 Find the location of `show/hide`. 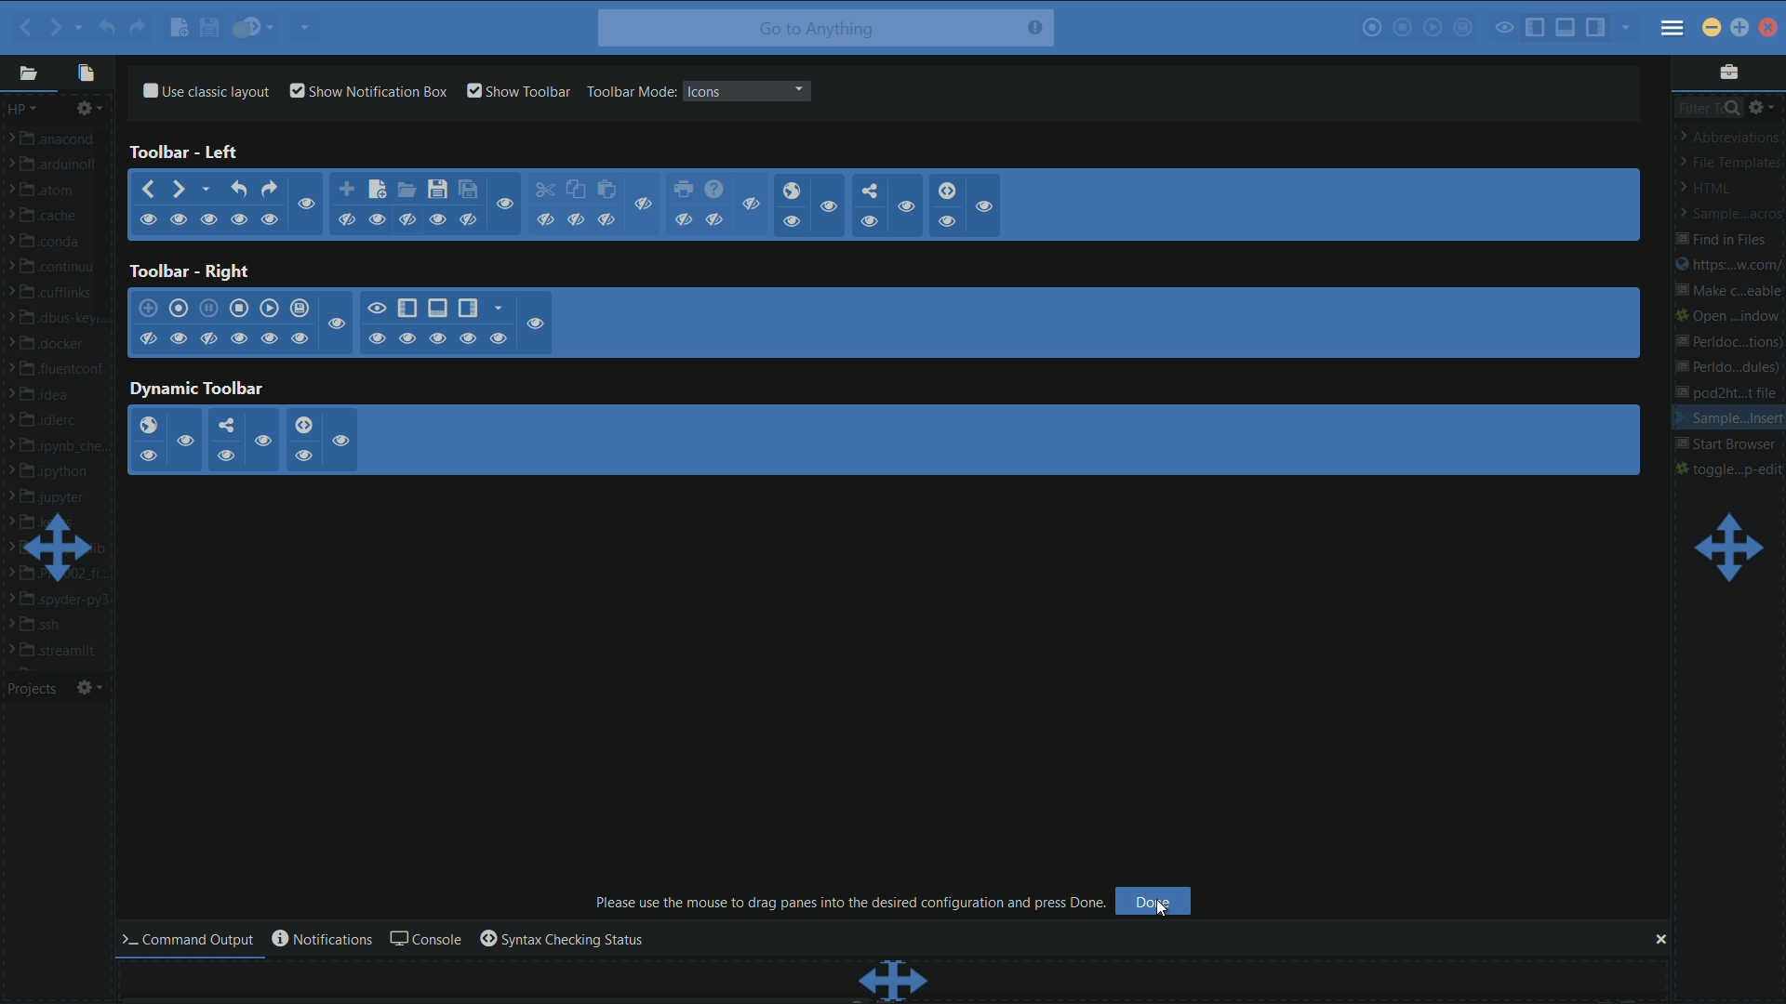

show/hide is located at coordinates (715, 219).